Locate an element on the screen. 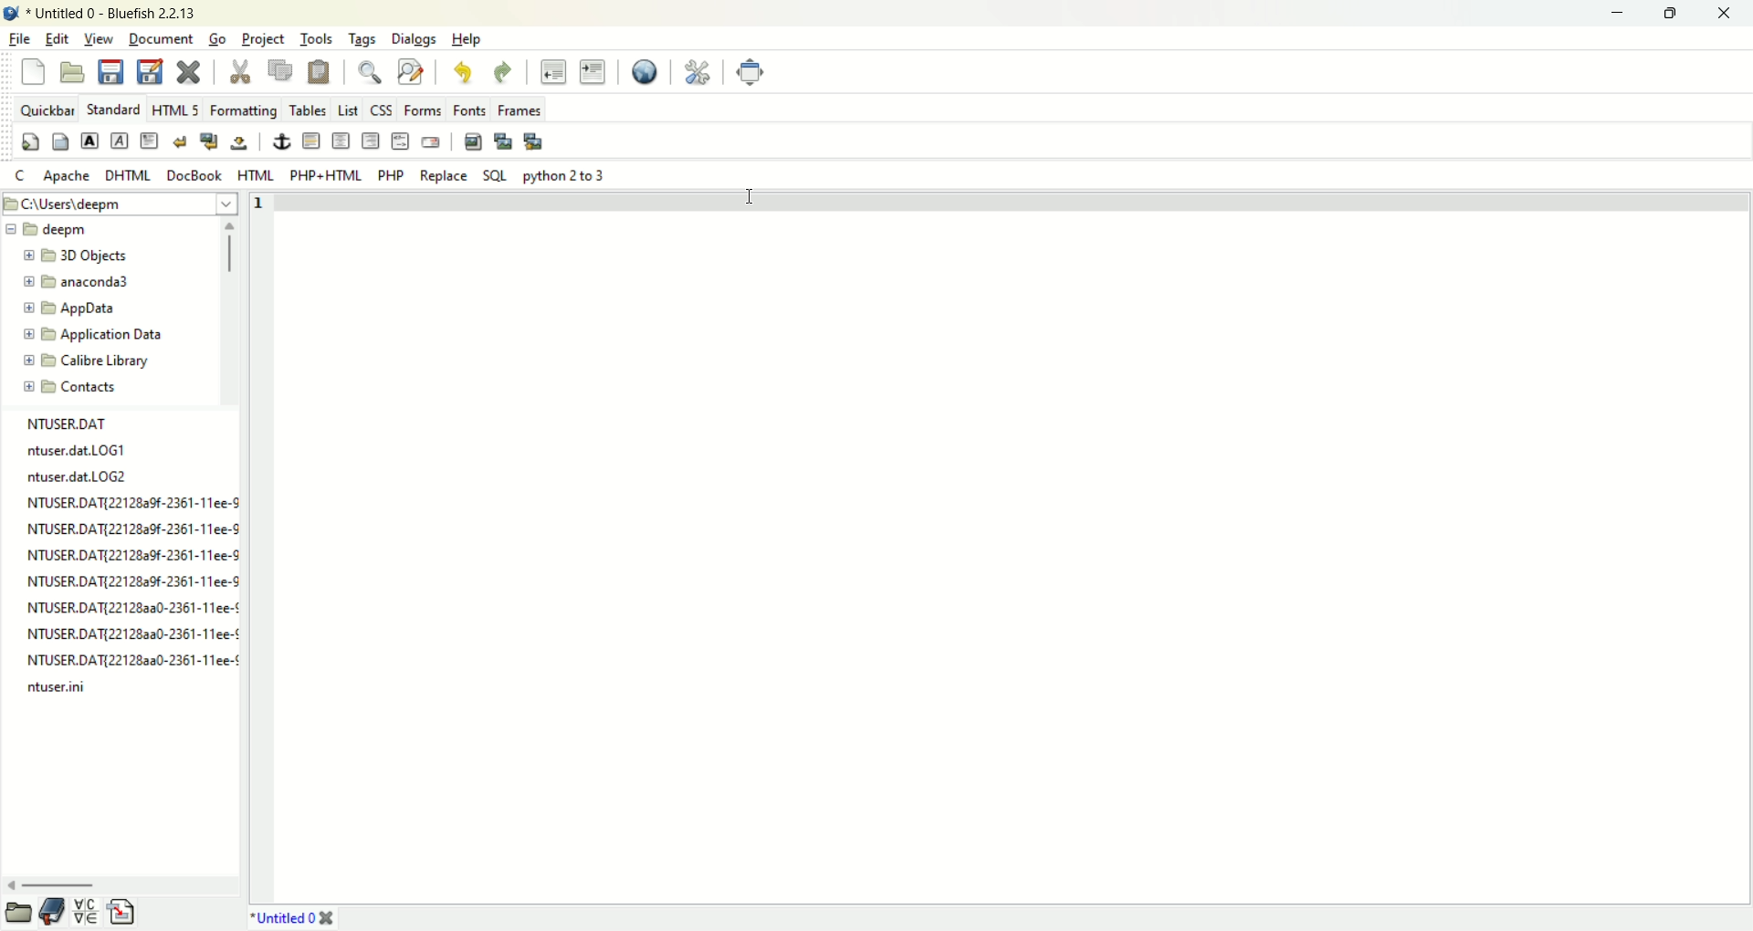  anaconda3 is located at coordinates (89, 280).